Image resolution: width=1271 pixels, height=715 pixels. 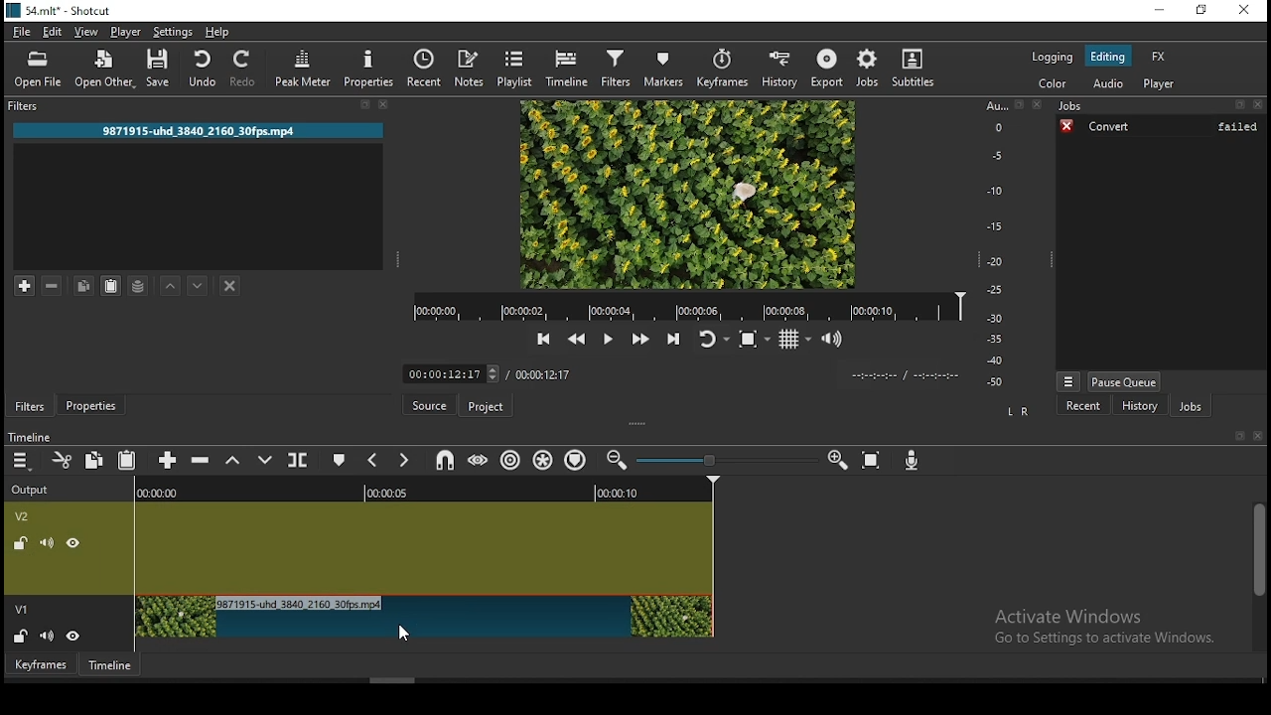 What do you see at coordinates (129, 457) in the screenshot?
I see `paste` at bounding box center [129, 457].